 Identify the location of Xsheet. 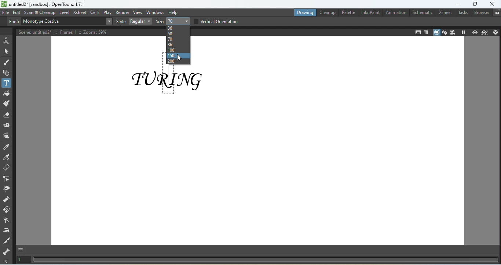
(445, 12).